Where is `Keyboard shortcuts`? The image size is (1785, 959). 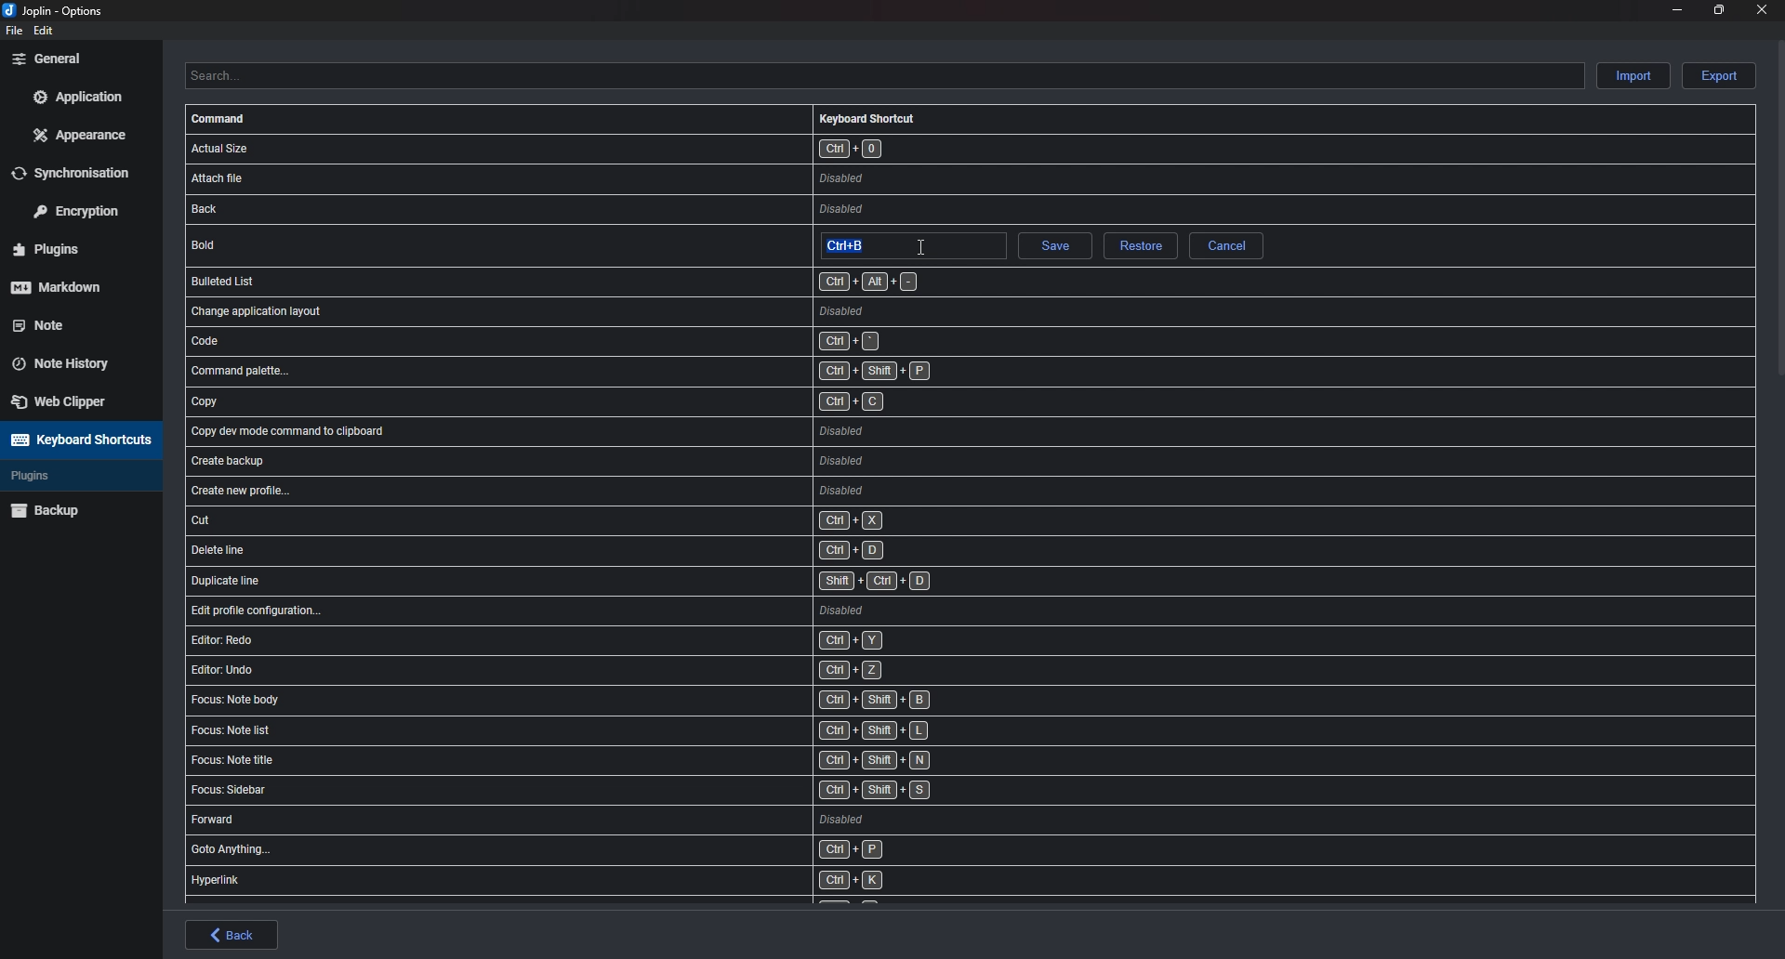 Keyboard shortcuts is located at coordinates (78, 440).